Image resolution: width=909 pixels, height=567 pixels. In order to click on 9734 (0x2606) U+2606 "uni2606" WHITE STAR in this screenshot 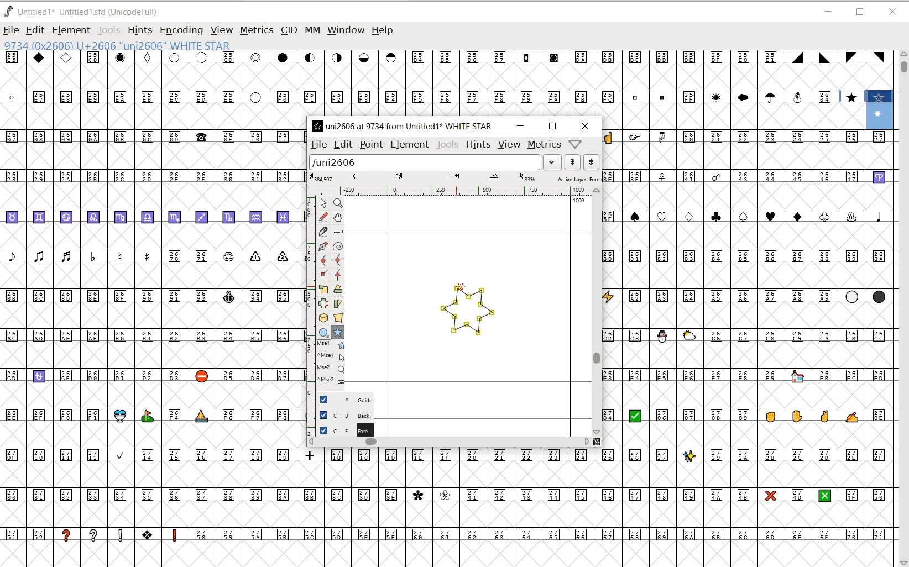, I will do `click(118, 46)`.